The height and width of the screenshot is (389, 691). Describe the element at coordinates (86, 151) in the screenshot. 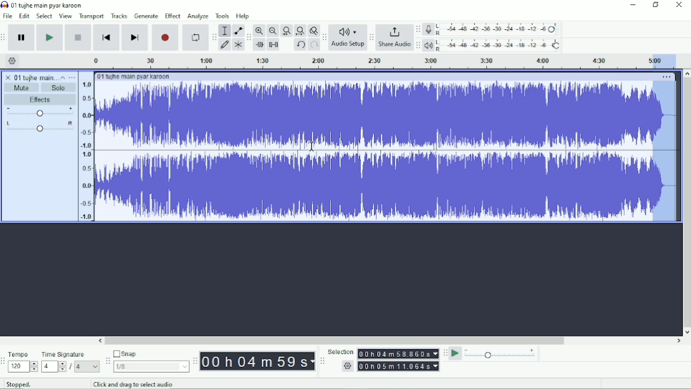

I see `amplitude scale` at that location.